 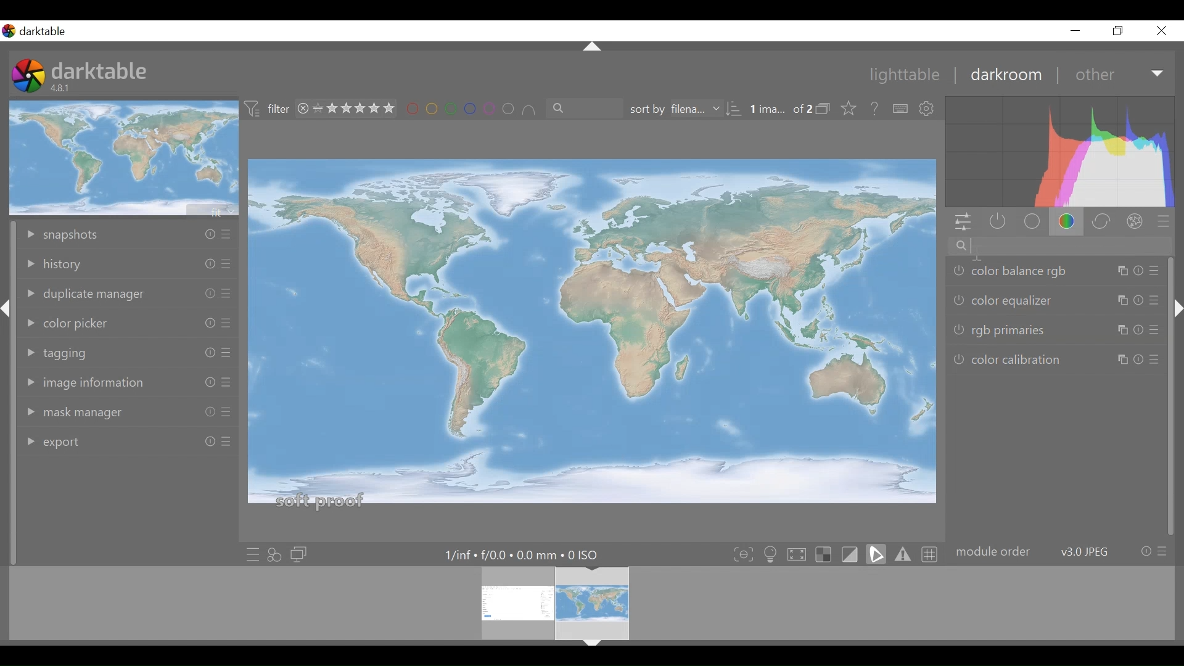 What do you see at coordinates (1006, 300) in the screenshot?
I see `color equalizer` at bounding box center [1006, 300].